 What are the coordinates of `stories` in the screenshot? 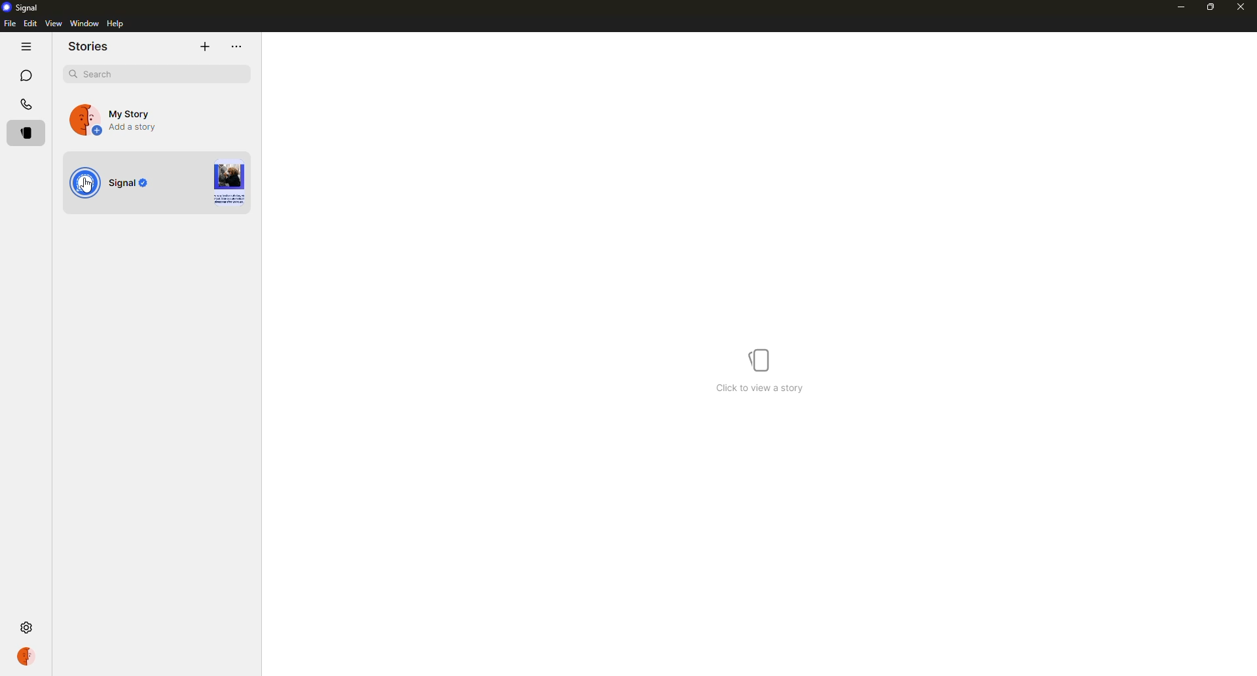 It's located at (29, 133).